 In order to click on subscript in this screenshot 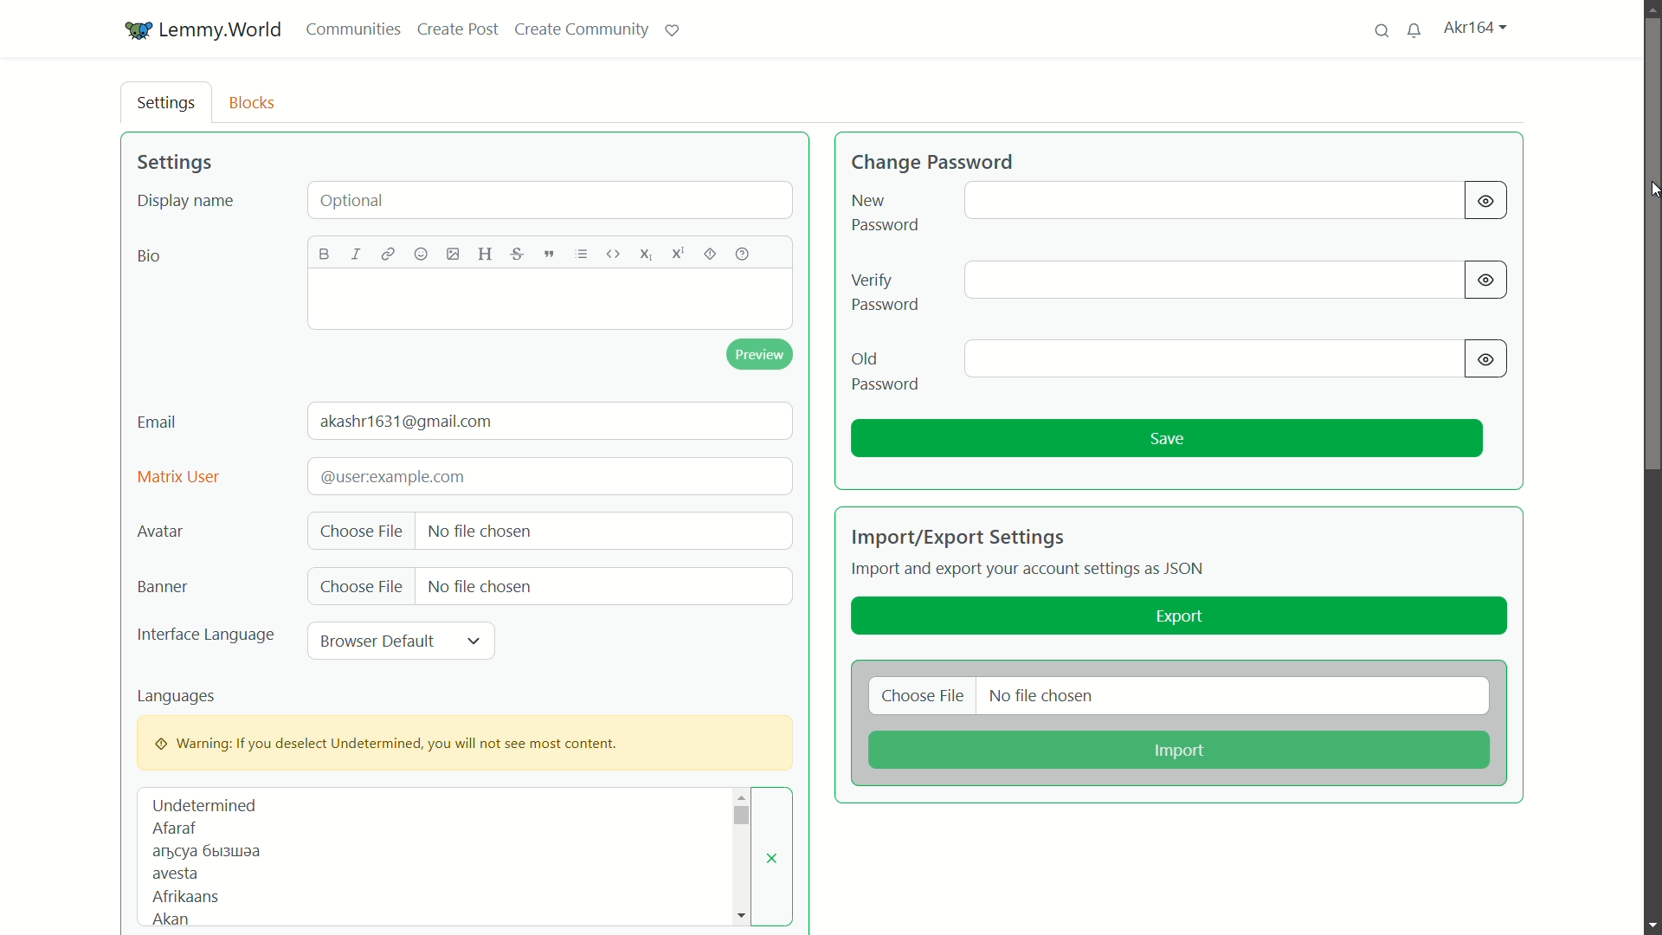, I will do `click(646, 255)`.